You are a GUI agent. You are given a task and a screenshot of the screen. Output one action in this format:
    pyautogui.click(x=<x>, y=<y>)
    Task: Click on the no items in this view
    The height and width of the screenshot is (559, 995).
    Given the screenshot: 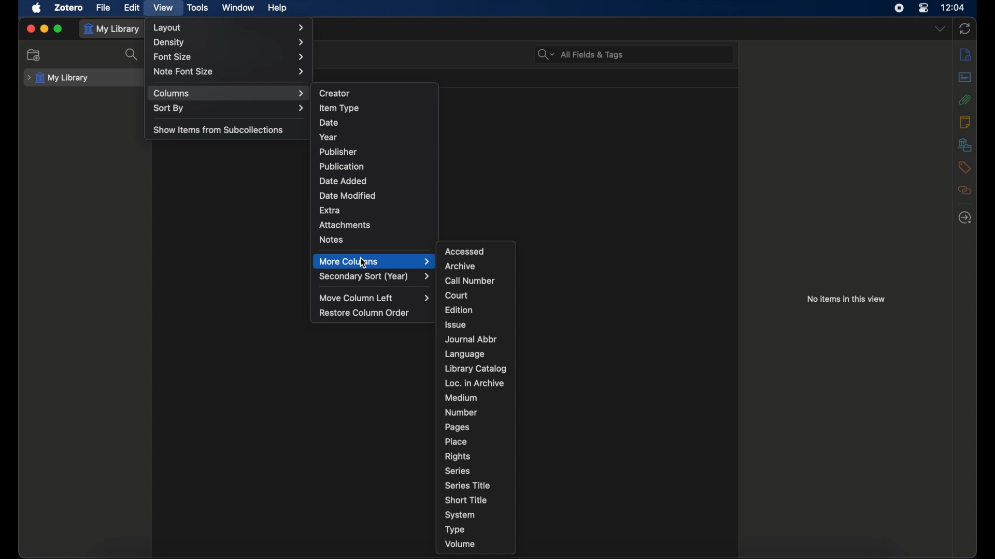 What is the action you would take?
    pyautogui.click(x=846, y=299)
    